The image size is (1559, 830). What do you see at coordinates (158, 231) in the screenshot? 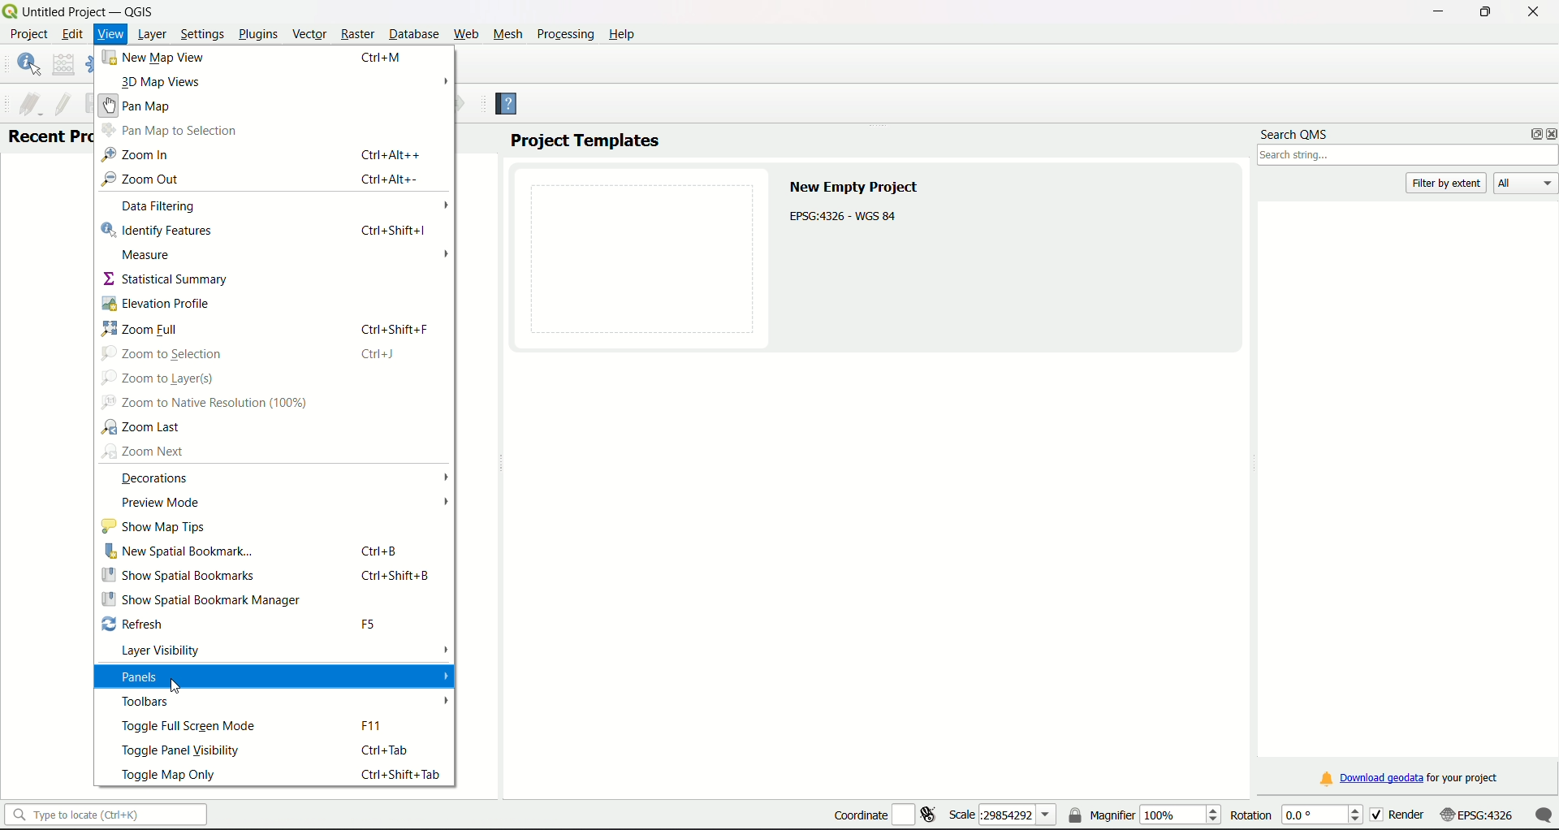
I see `identify features` at bounding box center [158, 231].